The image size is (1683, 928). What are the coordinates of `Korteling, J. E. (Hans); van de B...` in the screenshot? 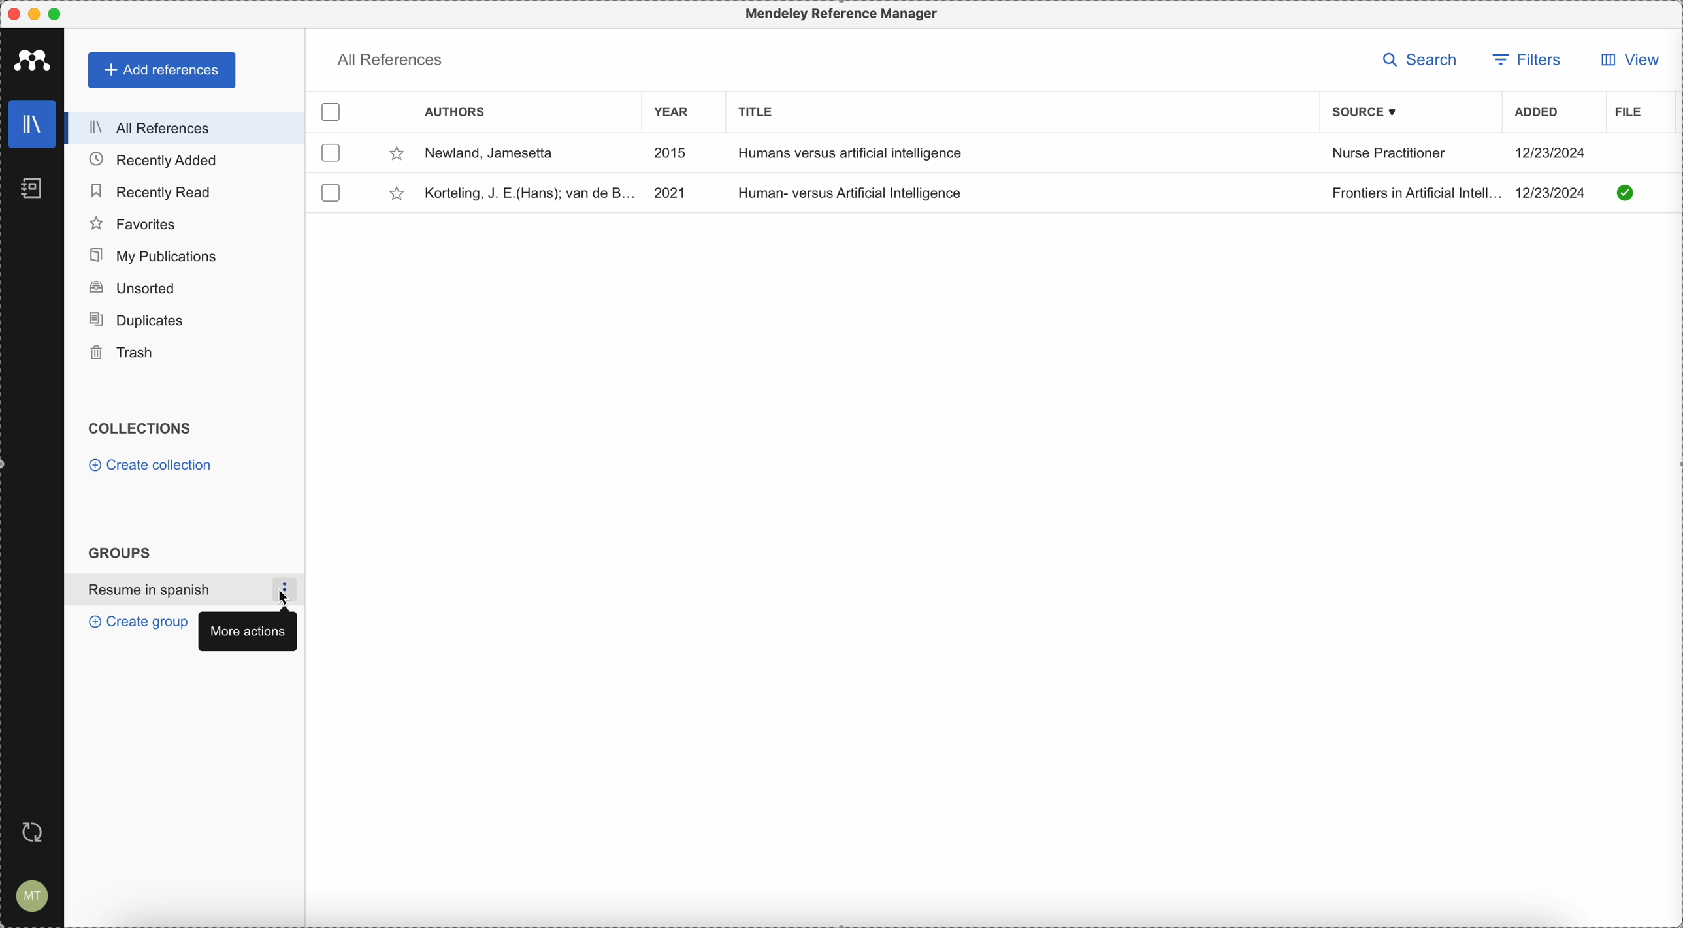 It's located at (527, 191).